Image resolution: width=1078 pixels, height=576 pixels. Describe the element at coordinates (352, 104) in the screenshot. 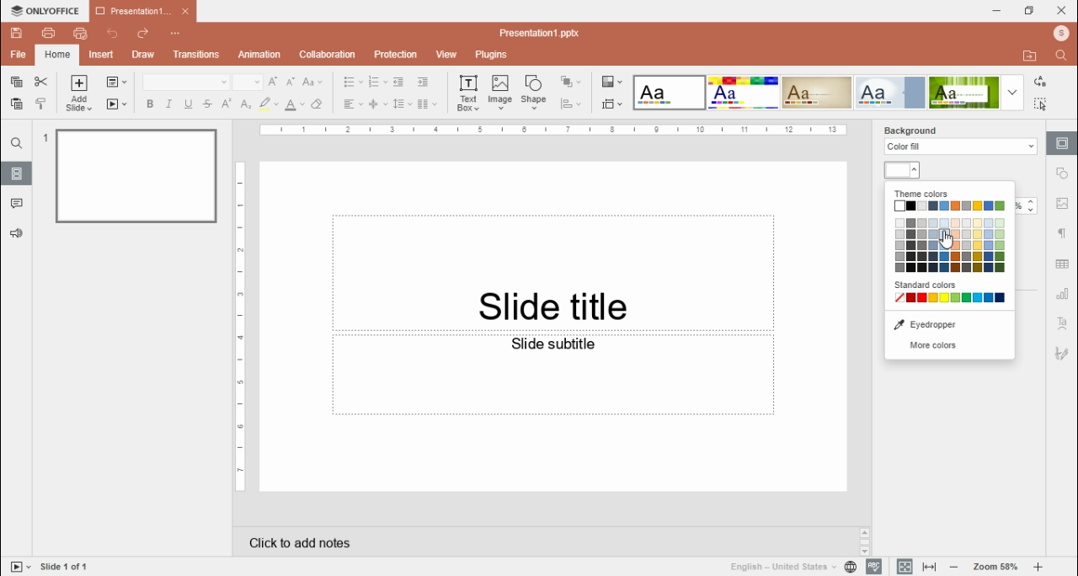

I see `horizontal align` at that location.